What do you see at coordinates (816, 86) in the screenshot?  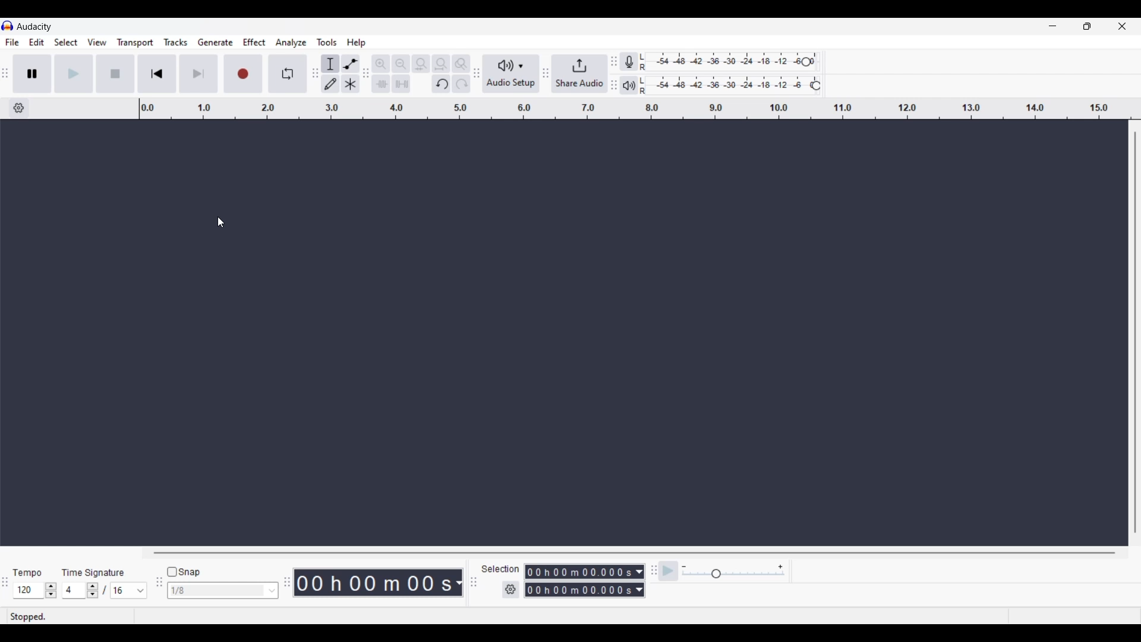 I see `Change playback level` at bounding box center [816, 86].